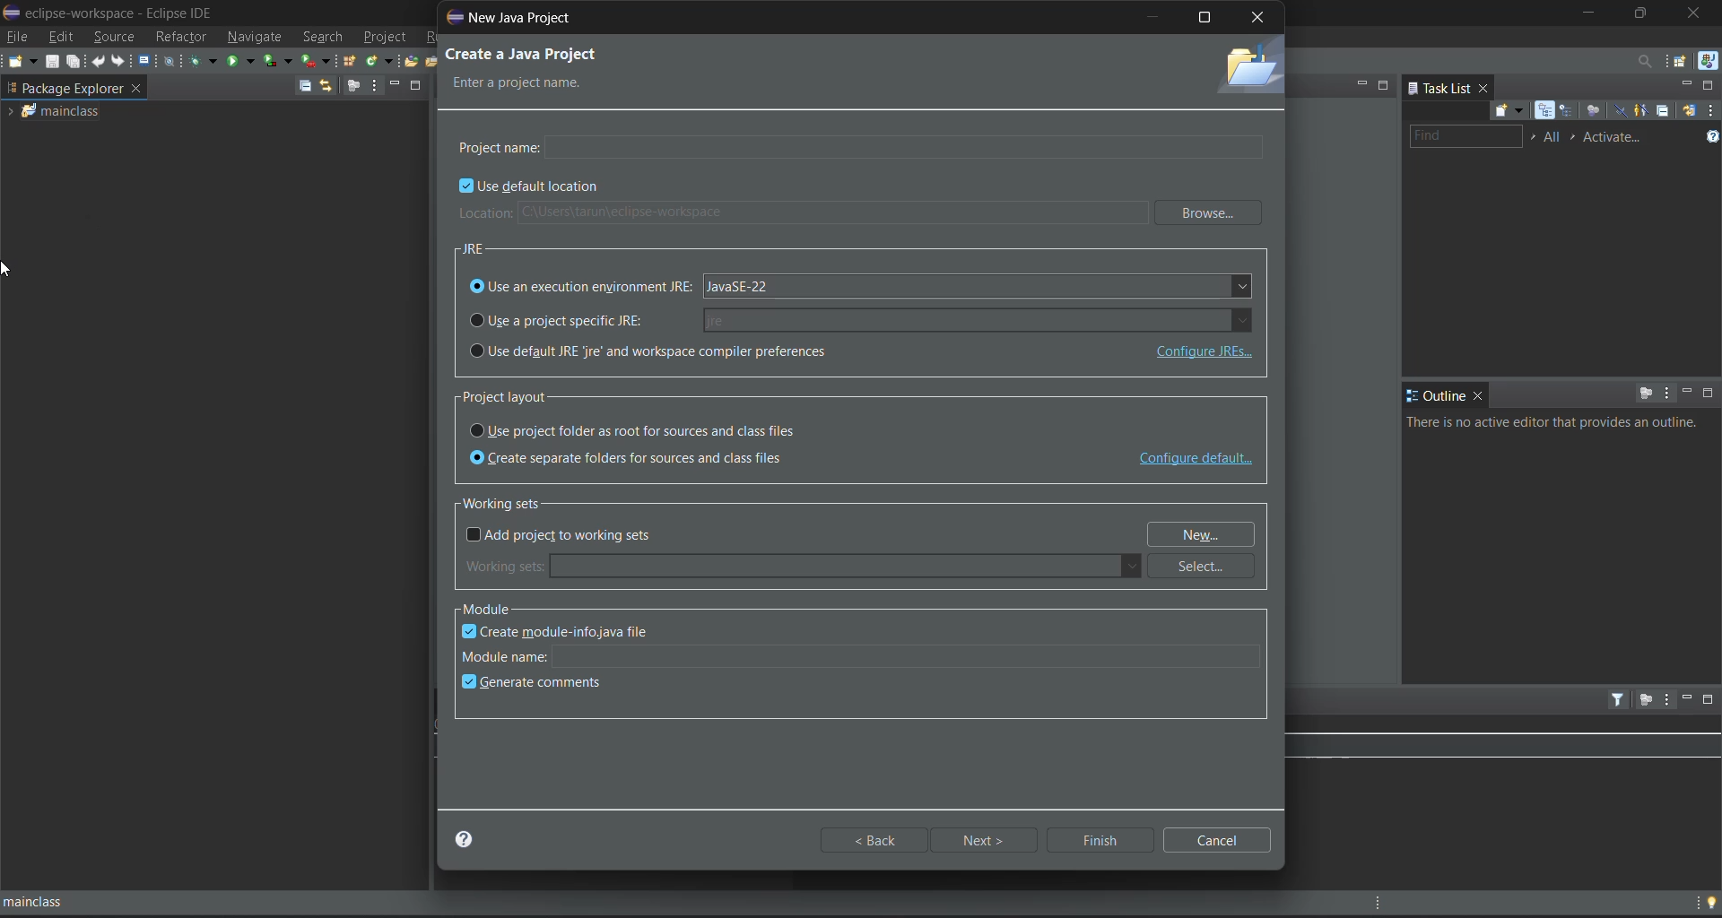  What do you see at coordinates (112, 11) in the screenshot?
I see `eclipse-workspace - Eclipse IDE` at bounding box center [112, 11].